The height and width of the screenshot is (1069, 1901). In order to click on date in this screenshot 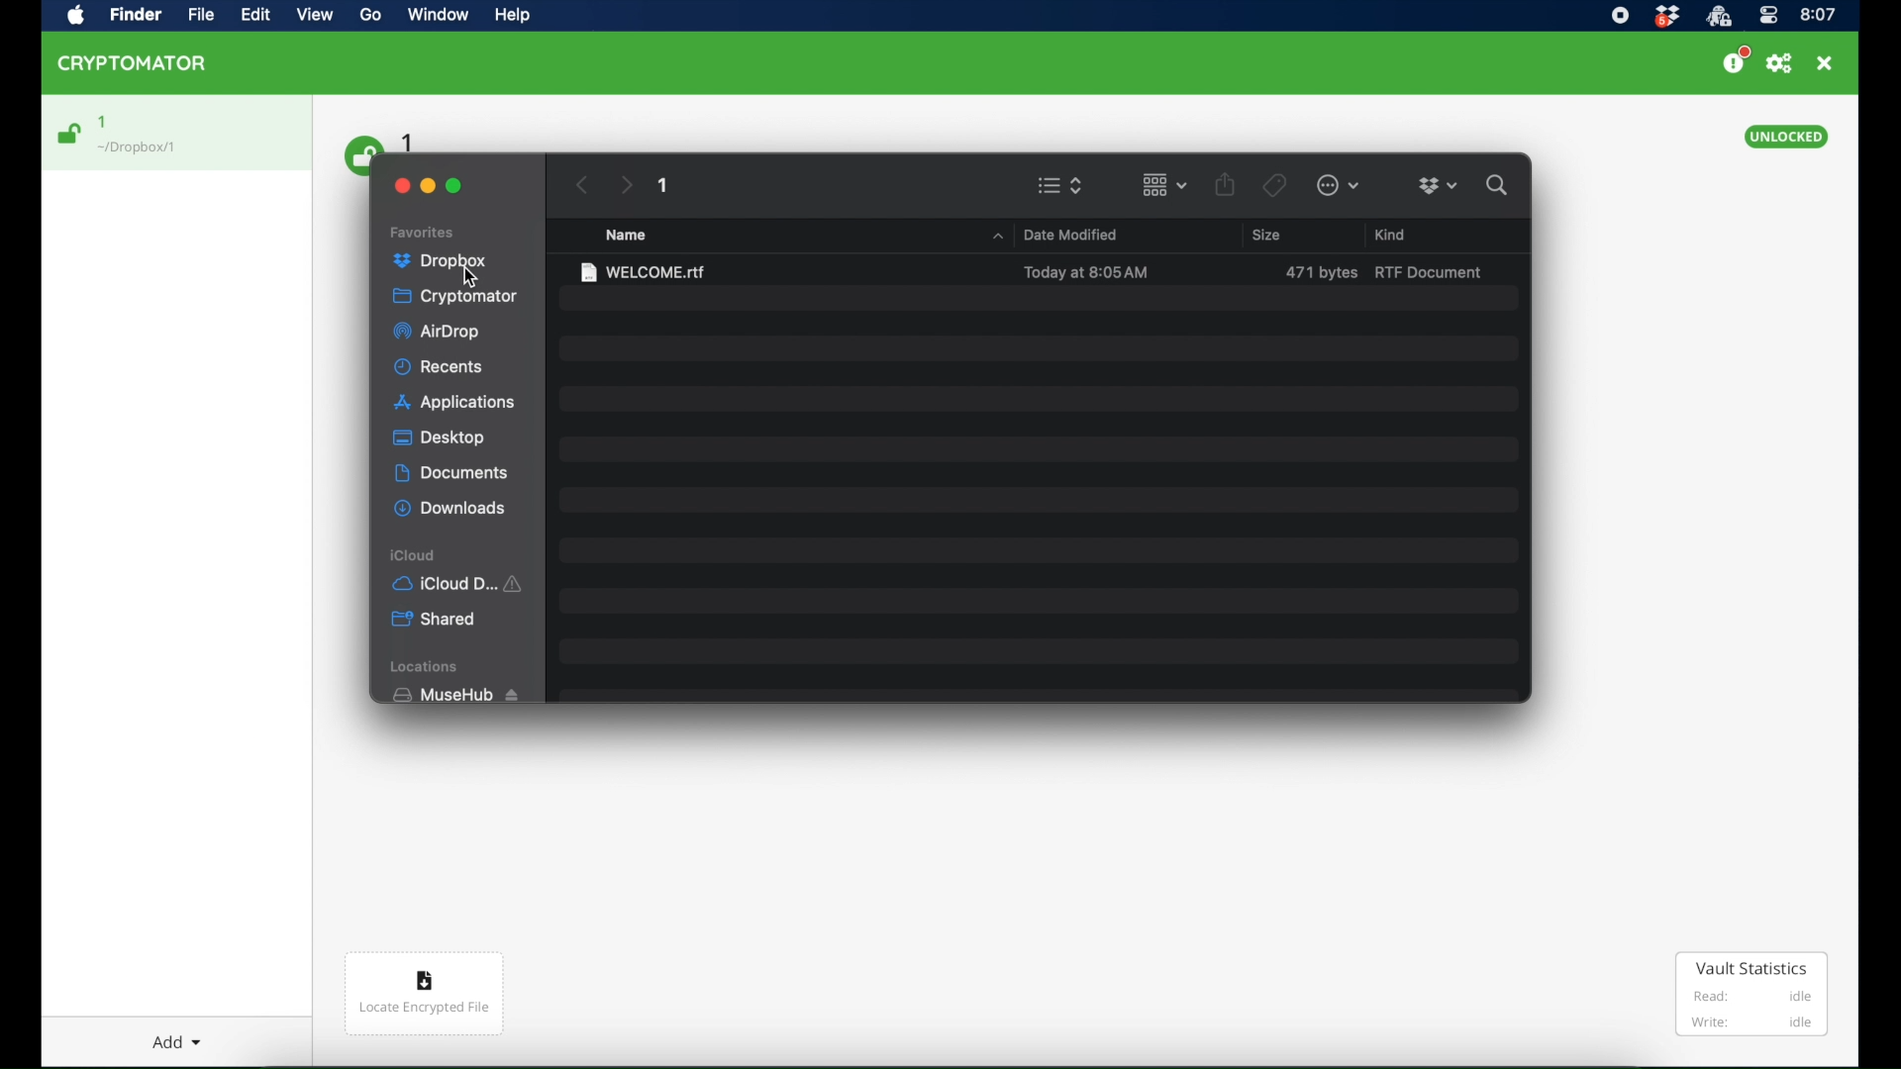, I will do `click(1089, 273)`.